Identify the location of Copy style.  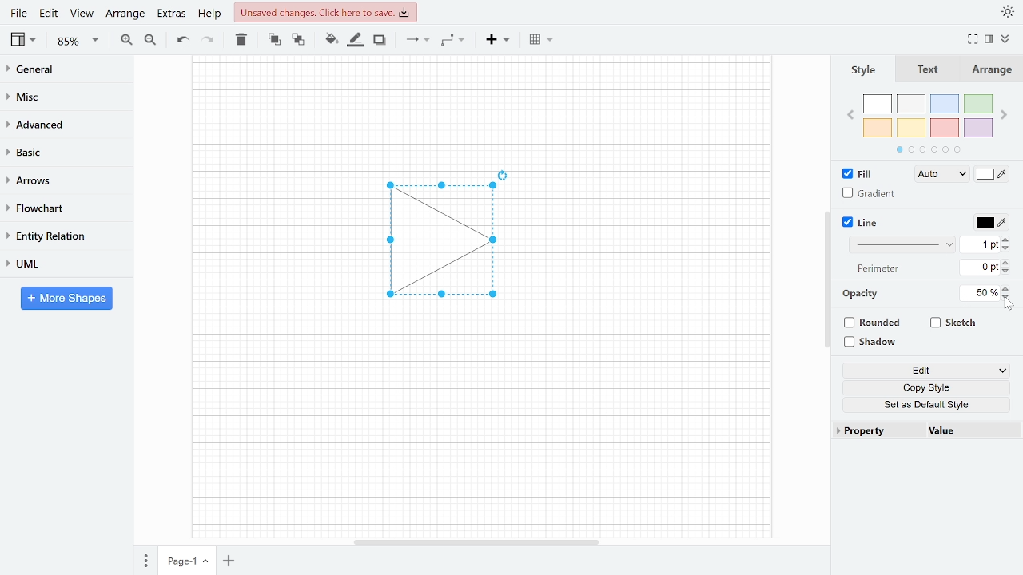
(929, 388).